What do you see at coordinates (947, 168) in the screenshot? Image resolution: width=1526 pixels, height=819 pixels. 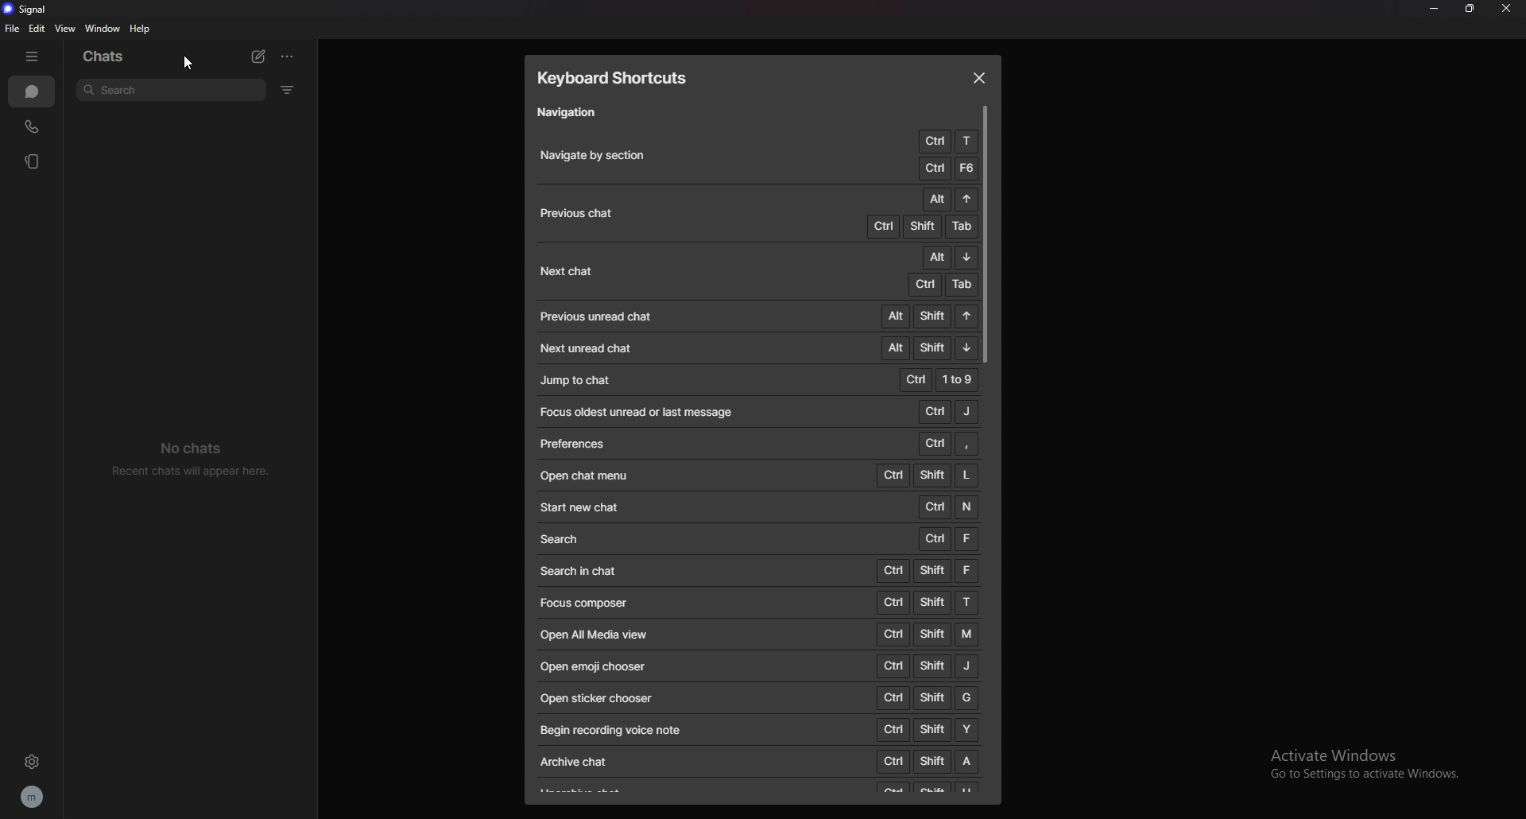 I see `CTRL + F6` at bounding box center [947, 168].